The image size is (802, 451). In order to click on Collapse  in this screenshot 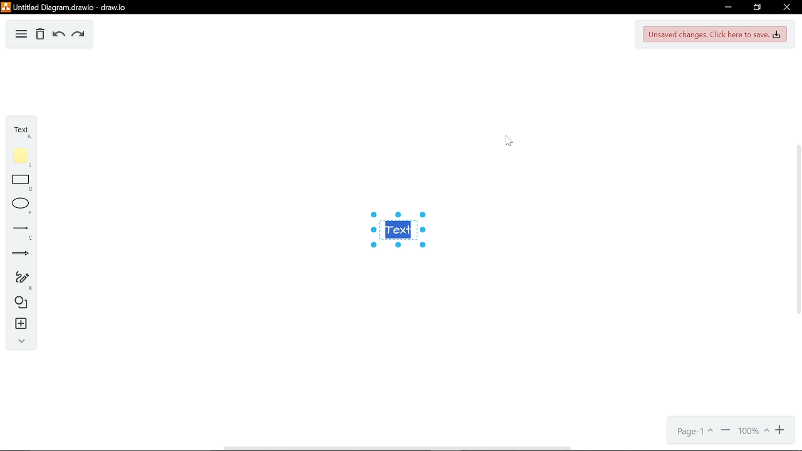, I will do `click(19, 343)`.